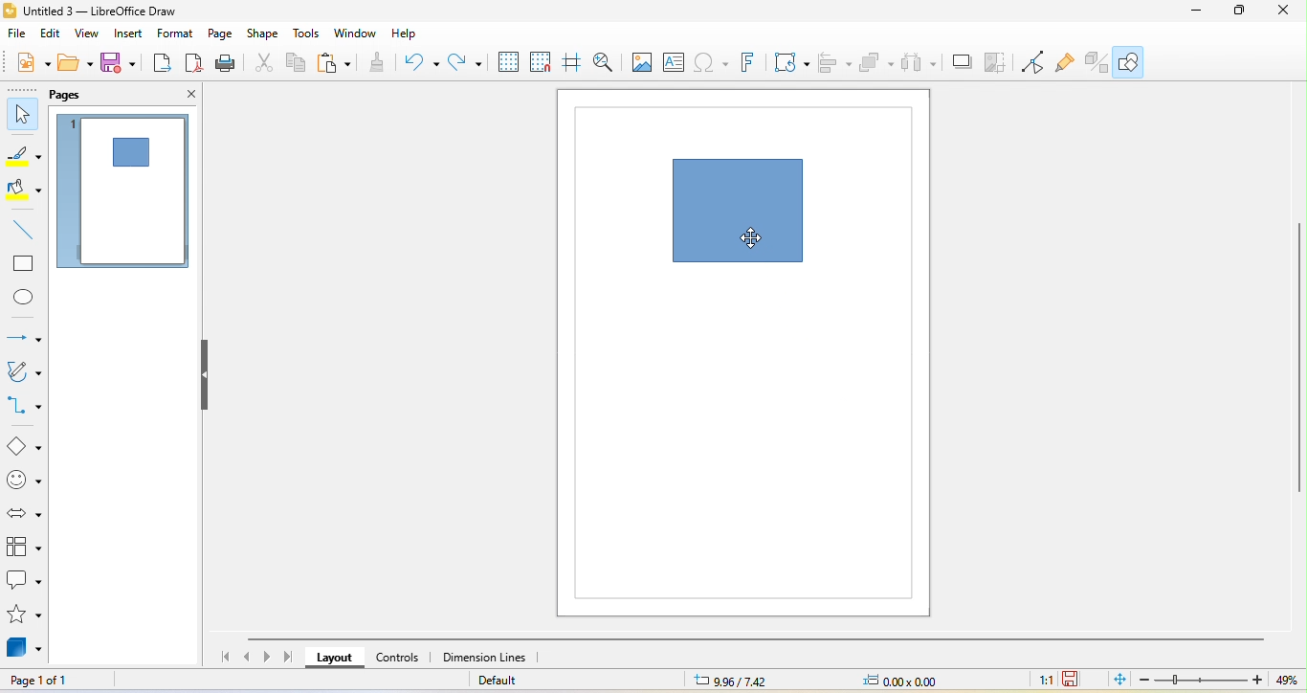  I want to click on page 1, so click(126, 193).